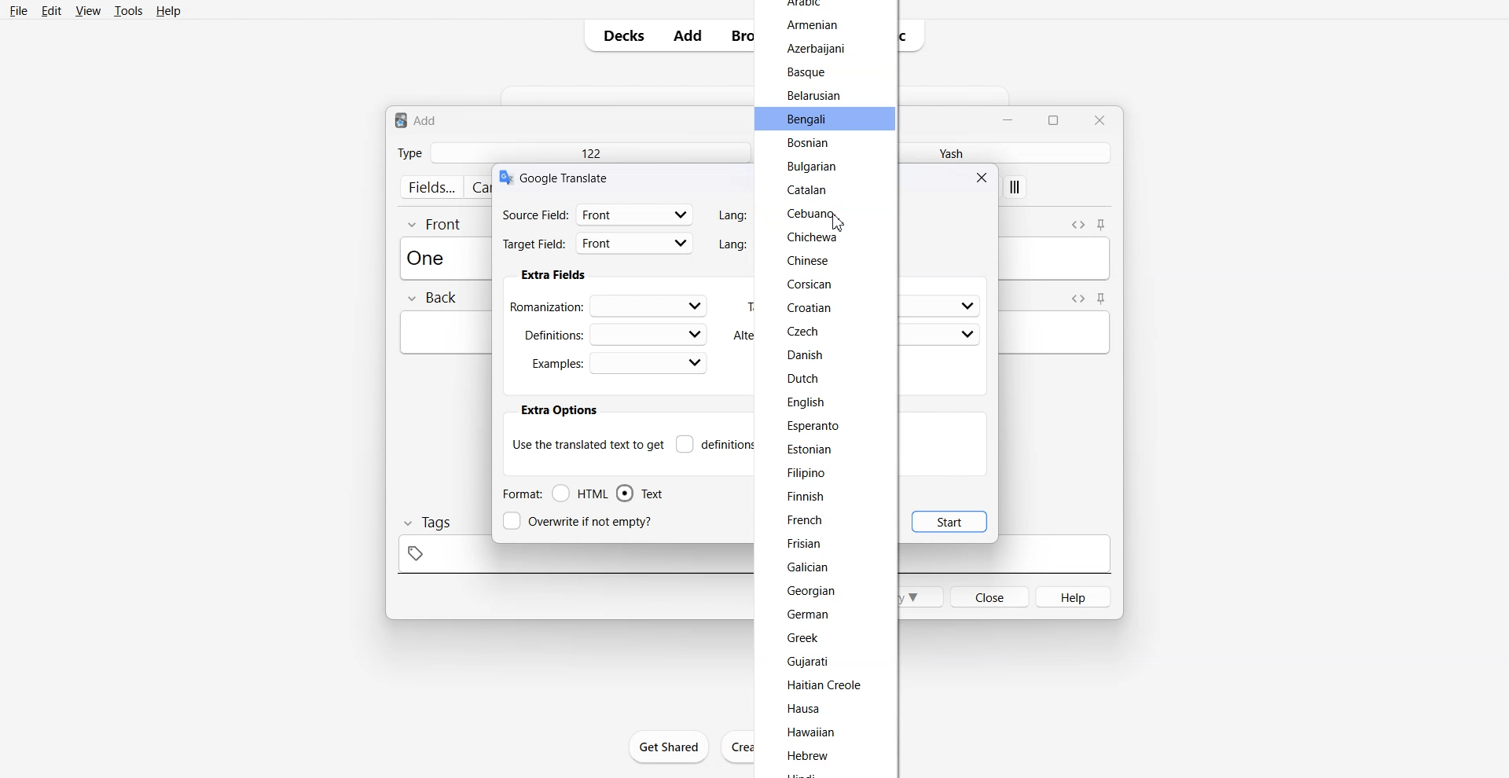  What do you see at coordinates (810, 663) in the screenshot?
I see `Gujarati` at bounding box center [810, 663].